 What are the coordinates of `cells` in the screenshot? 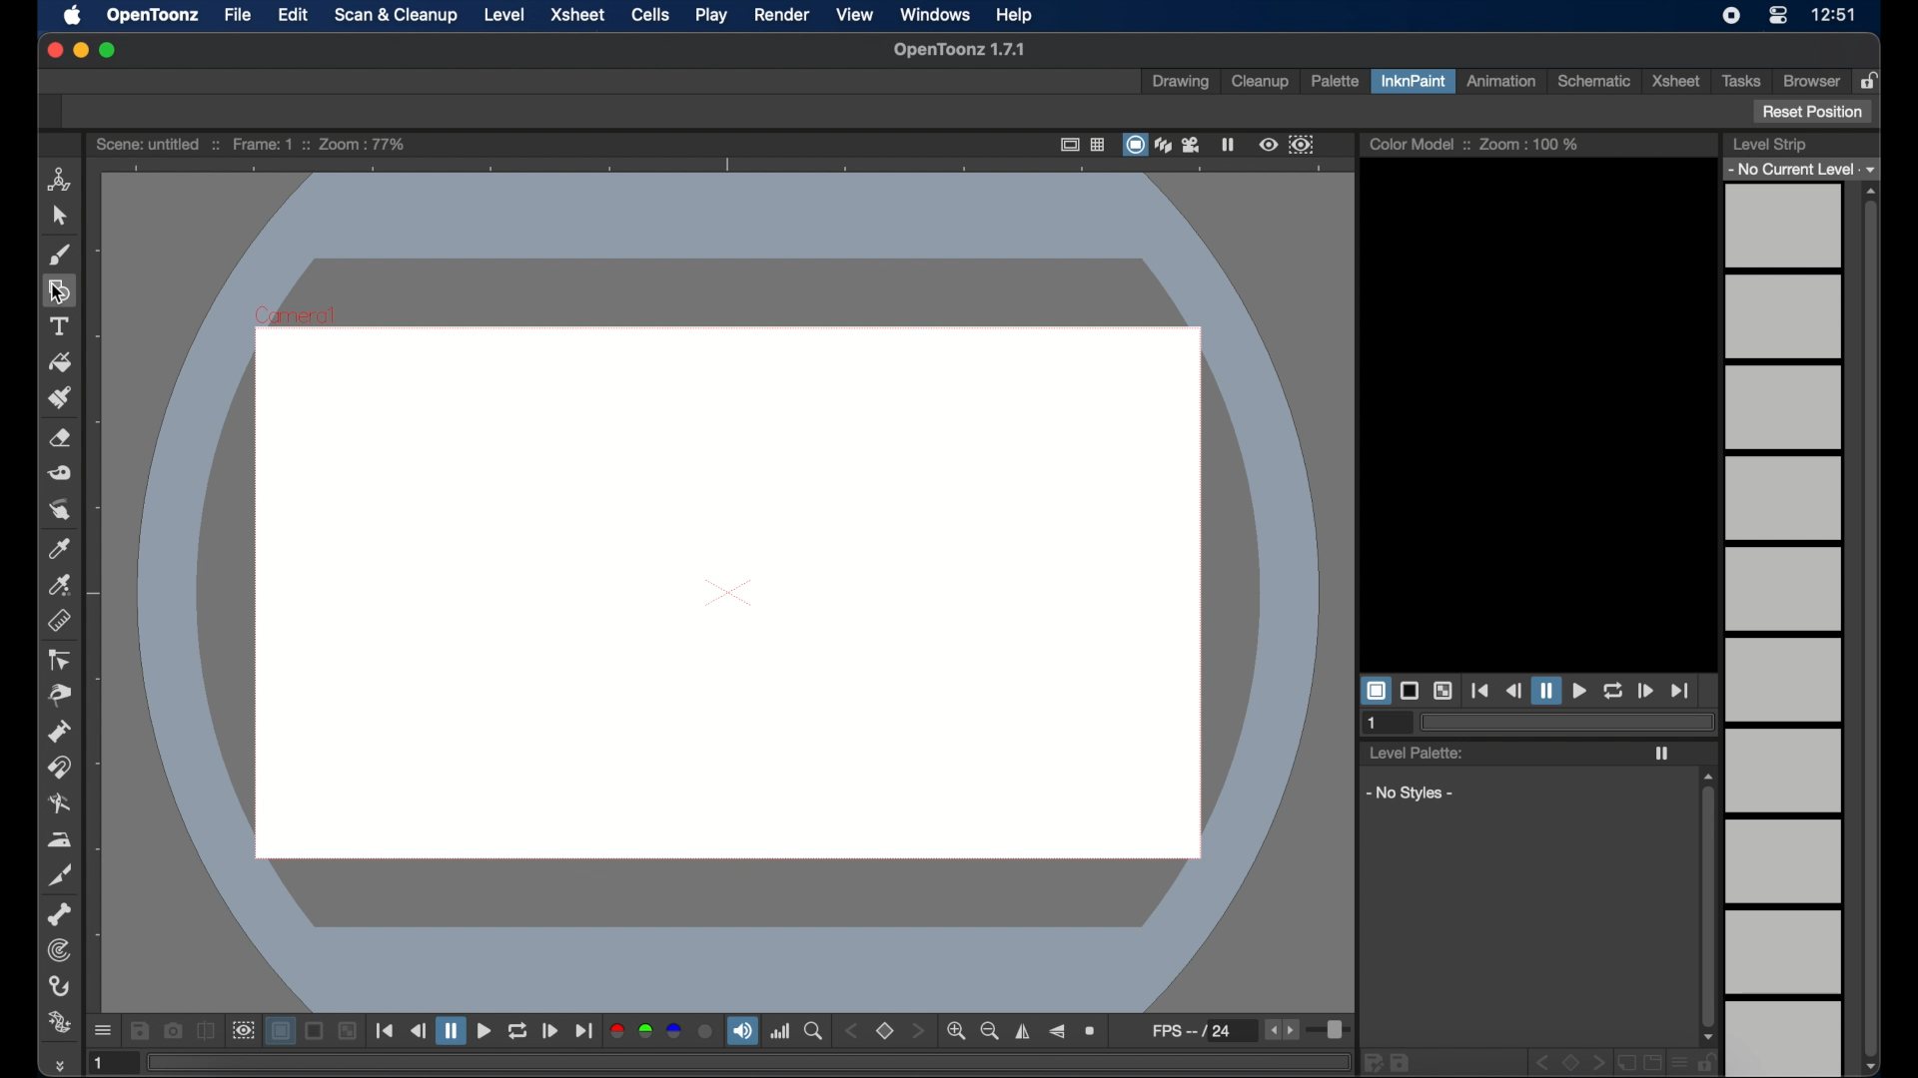 It's located at (648, 15).